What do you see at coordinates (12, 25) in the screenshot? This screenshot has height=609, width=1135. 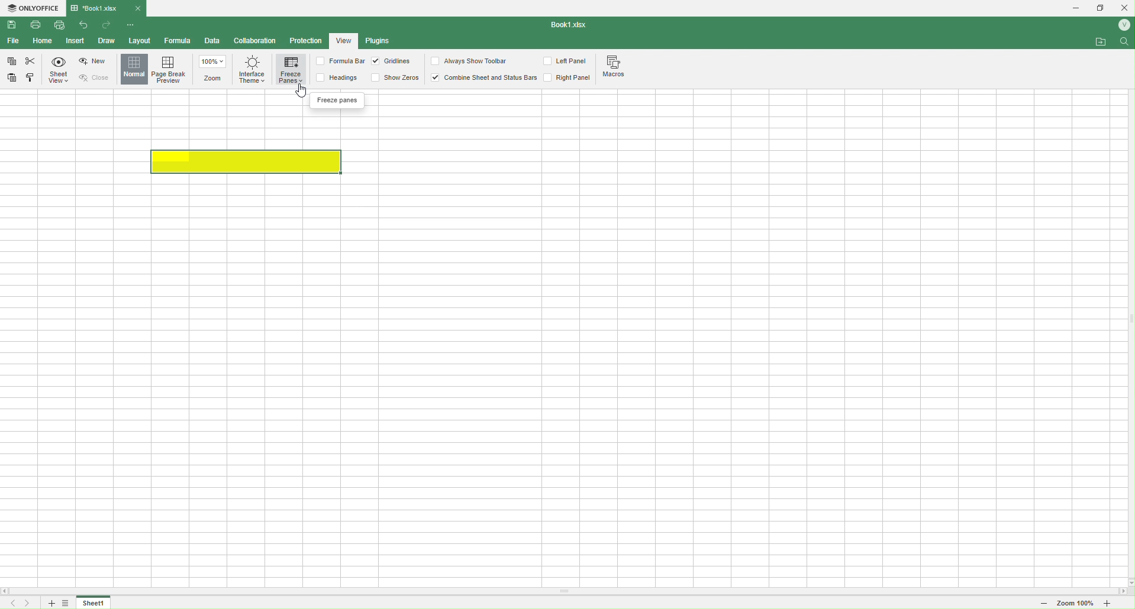 I see `Save` at bounding box center [12, 25].